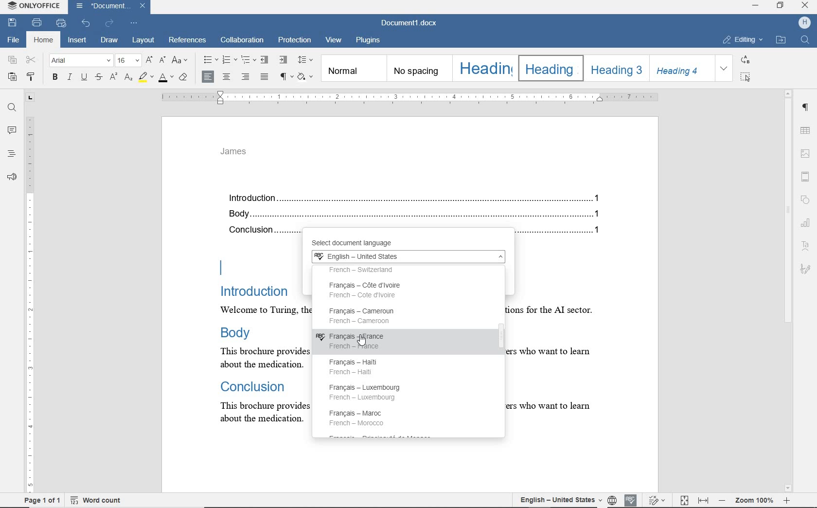 The height and width of the screenshot is (508, 817). What do you see at coordinates (409, 97) in the screenshot?
I see `ruler` at bounding box center [409, 97].